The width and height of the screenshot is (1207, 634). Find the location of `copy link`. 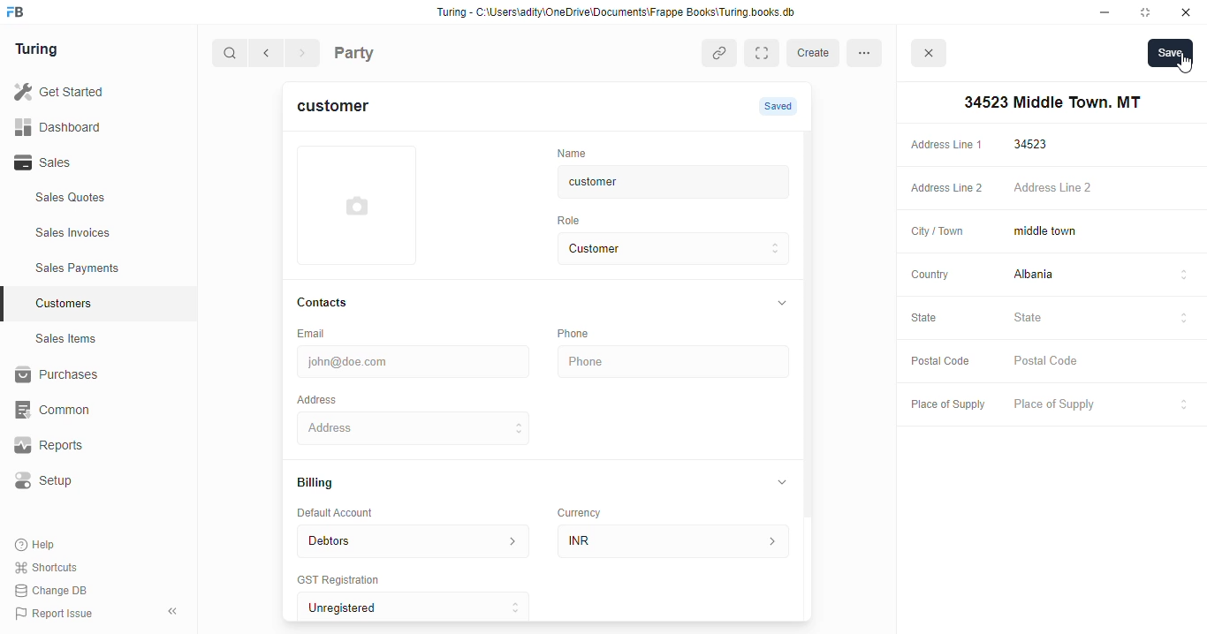

copy link is located at coordinates (721, 55).